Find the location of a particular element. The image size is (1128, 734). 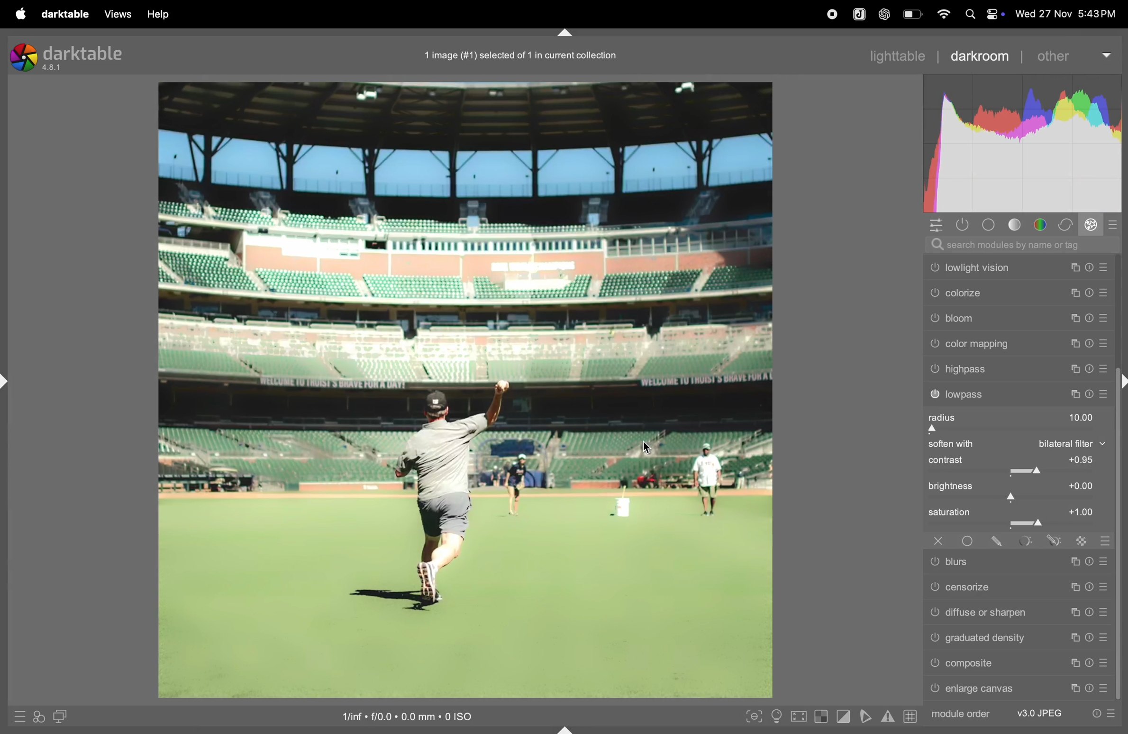

saturation is located at coordinates (1016, 517).